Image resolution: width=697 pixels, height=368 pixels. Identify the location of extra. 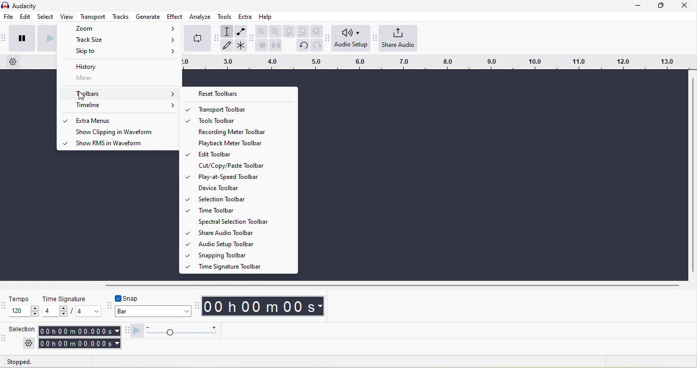
(245, 16).